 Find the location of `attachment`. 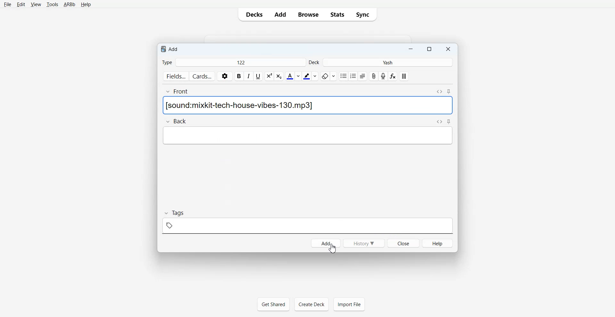

attachment is located at coordinates (373, 76).